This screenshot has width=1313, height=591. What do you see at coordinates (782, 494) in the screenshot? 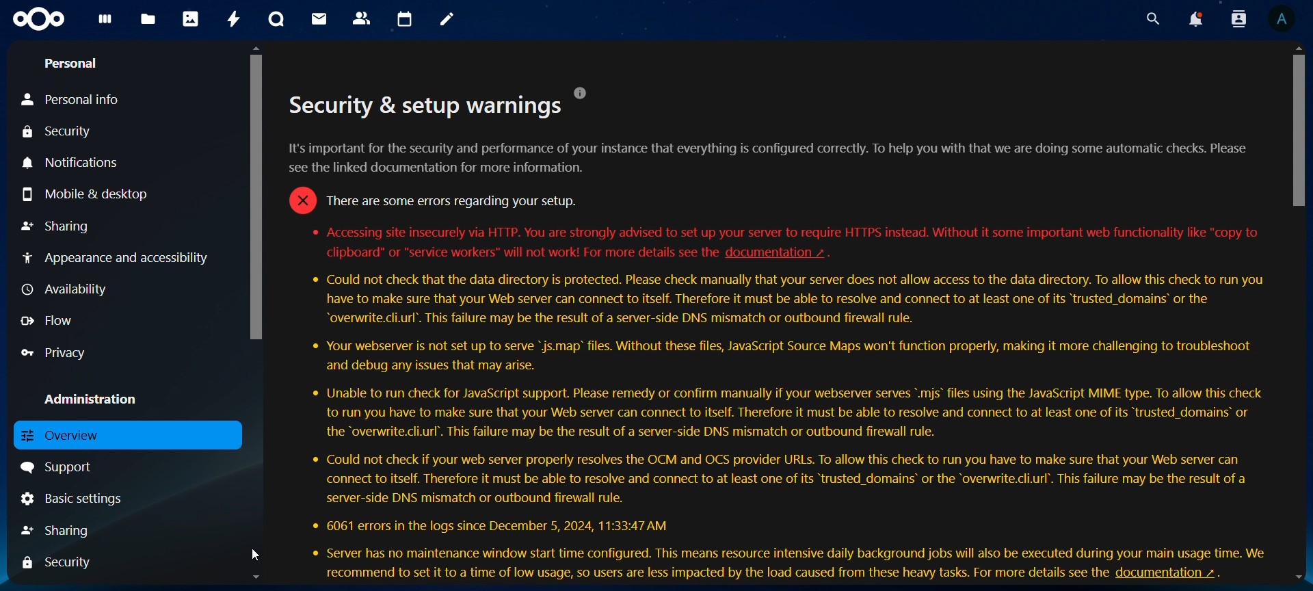
I see `* Could not check if your web server properly resolves the OCM and OCS provider URLs. To allow this check to run you have to make sure that your Web server can
connect to itself. Therefore it must be able to resolve and connect to at least one of its “trusted_domains® or the “overwrite.cli.url’. This failure may be the result of a
server-side DNS mismatch or outbound firewall rule.

* 6061 errors in the logs since December 5, 2024, 11:33:47 AM` at bounding box center [782, 494].